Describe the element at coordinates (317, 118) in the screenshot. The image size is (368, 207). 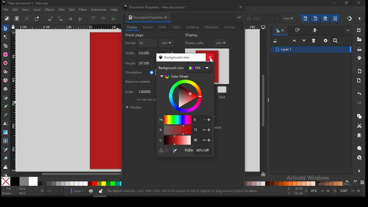
I see `` at that location.